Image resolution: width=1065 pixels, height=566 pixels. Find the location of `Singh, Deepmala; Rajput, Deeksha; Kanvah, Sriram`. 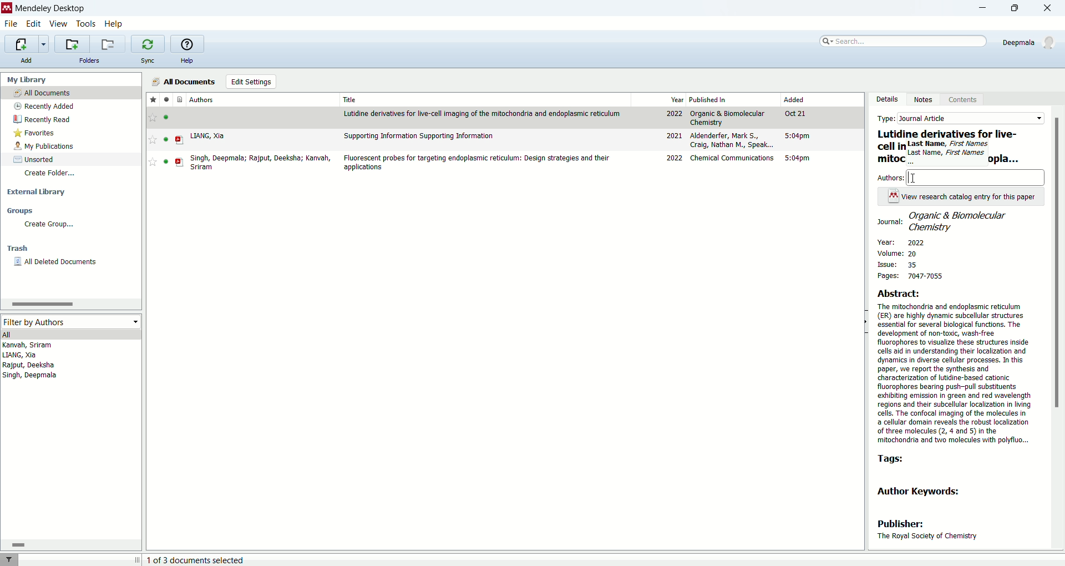

Singh, Deepmala; Rajput, Deeksha; Kanvah, Sriram is located at coordinates (263, 162).